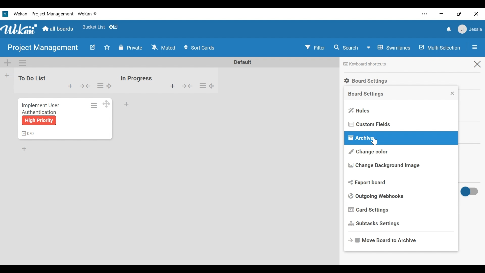  I want to click on Default Name, so click(242, 62).